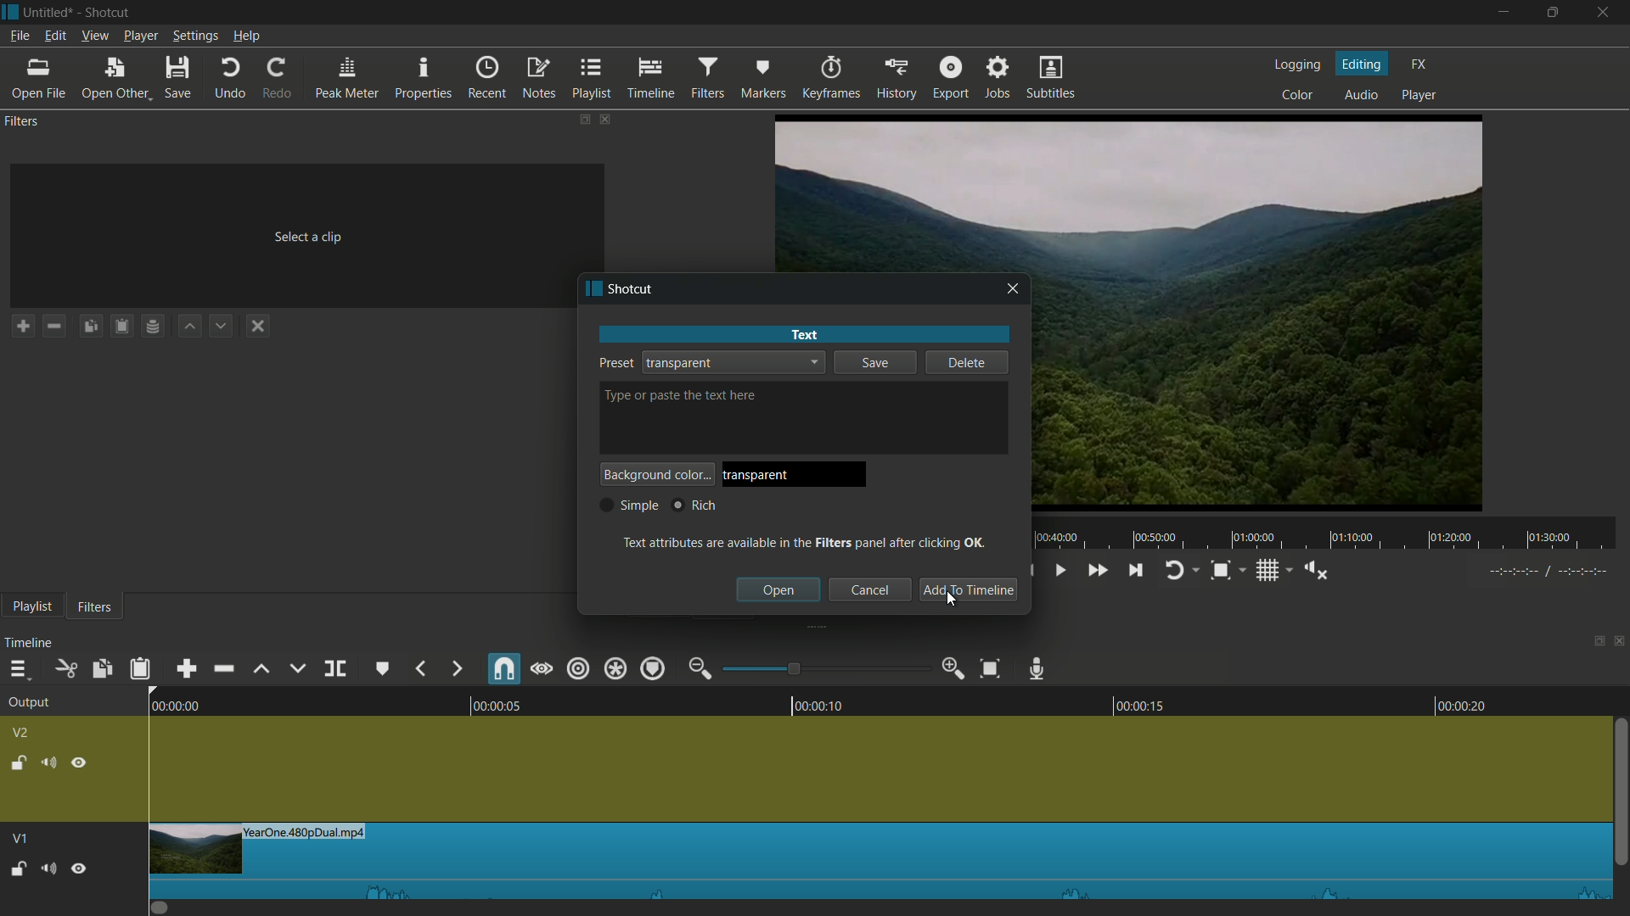  I want to click on type or paste the text here, so click(618, 397).